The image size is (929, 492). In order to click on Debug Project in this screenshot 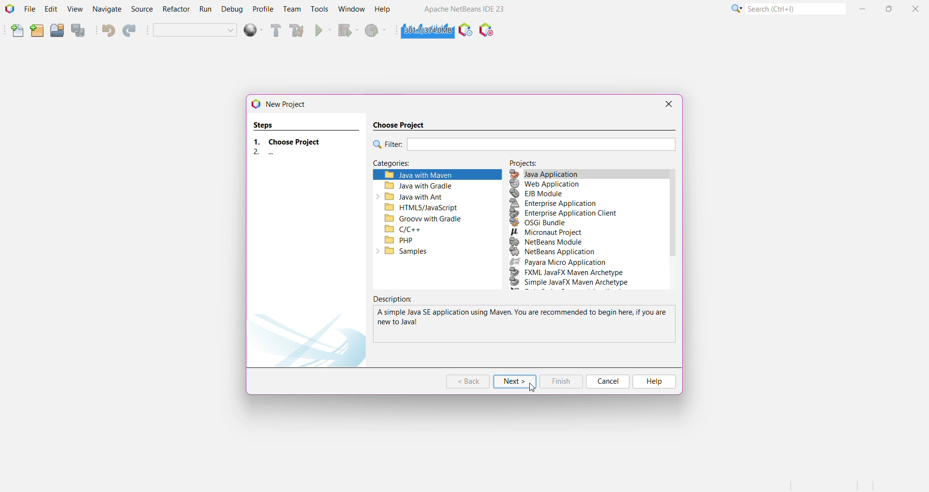, I will do `click(346, 30)`.